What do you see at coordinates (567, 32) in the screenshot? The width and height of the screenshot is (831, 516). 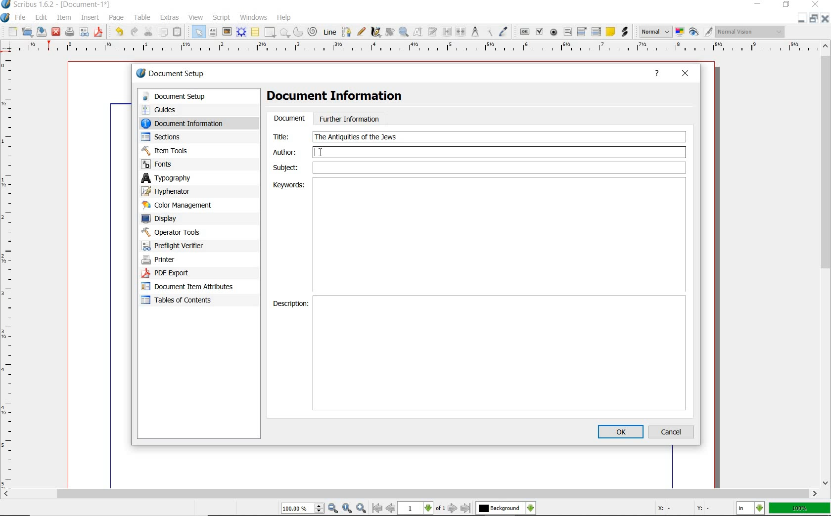 I see `pdf text field` at bounding box center [567, 32].